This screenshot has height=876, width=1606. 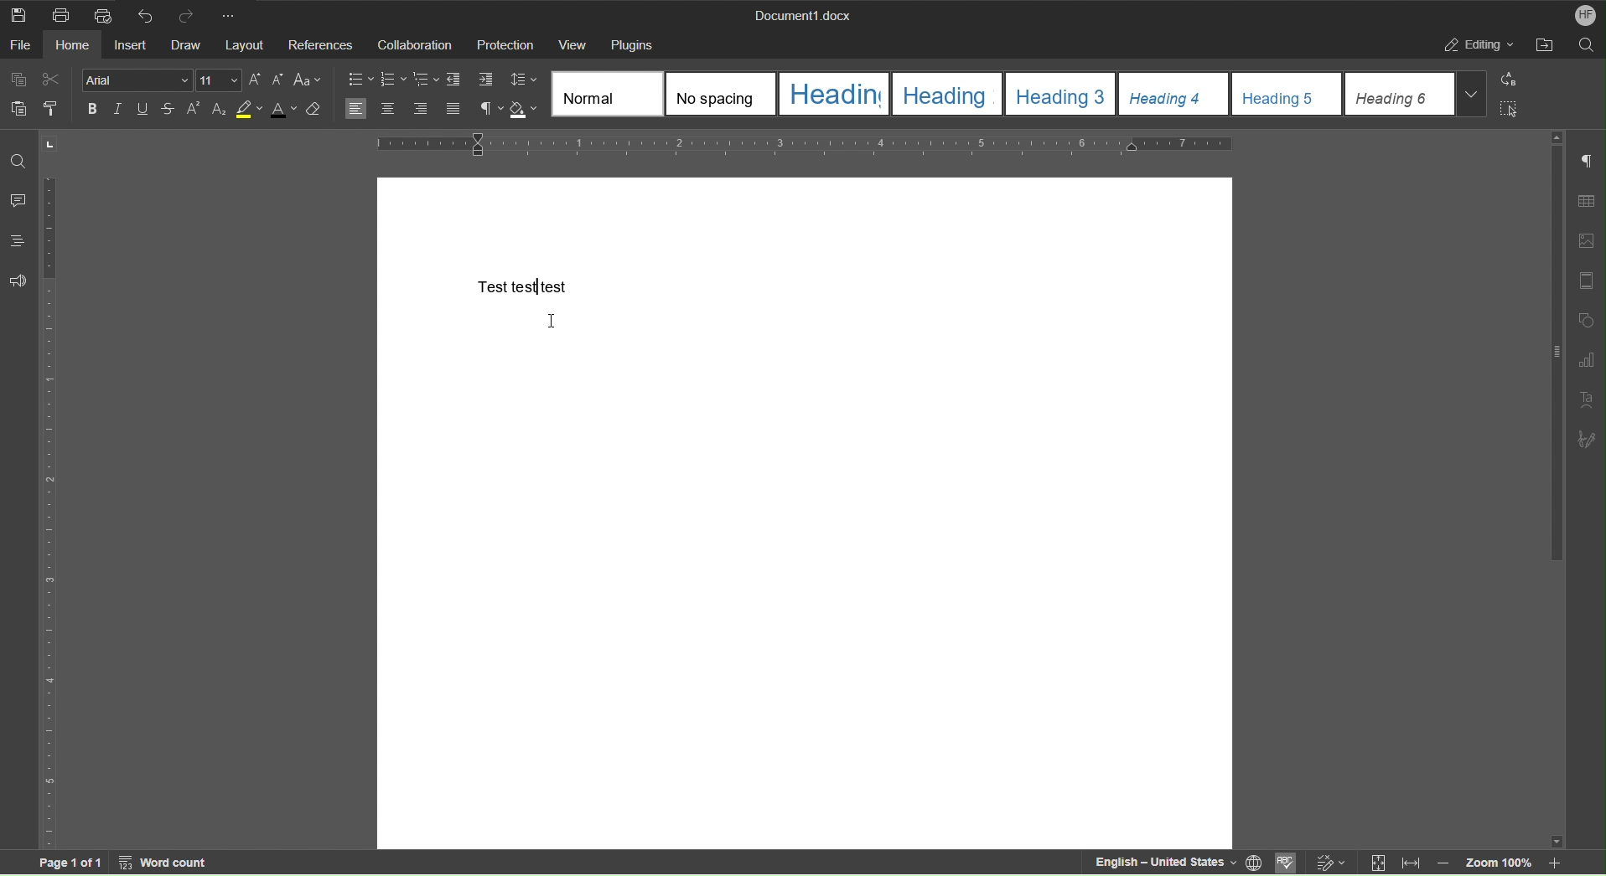 I want to click on Superscript, so click(x=193, y=110).